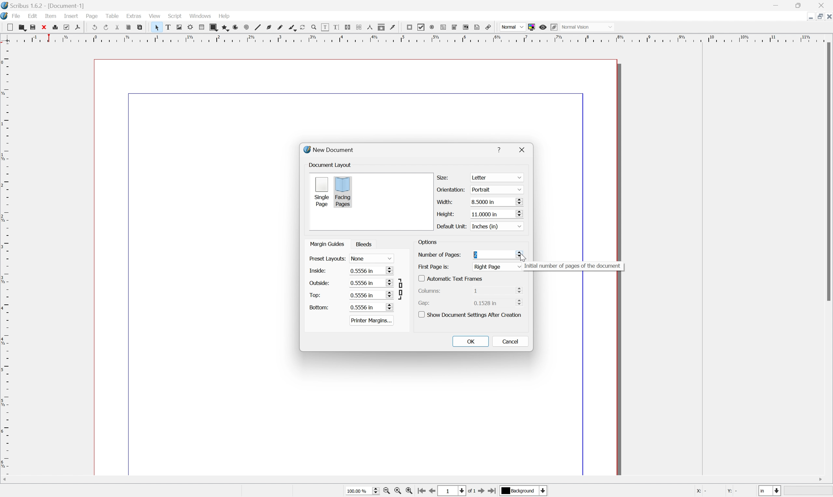 This screenshot has height=497, width=833. Describe the element at coordinates (427, 243) in the screenshot. I see `Options` at that location.